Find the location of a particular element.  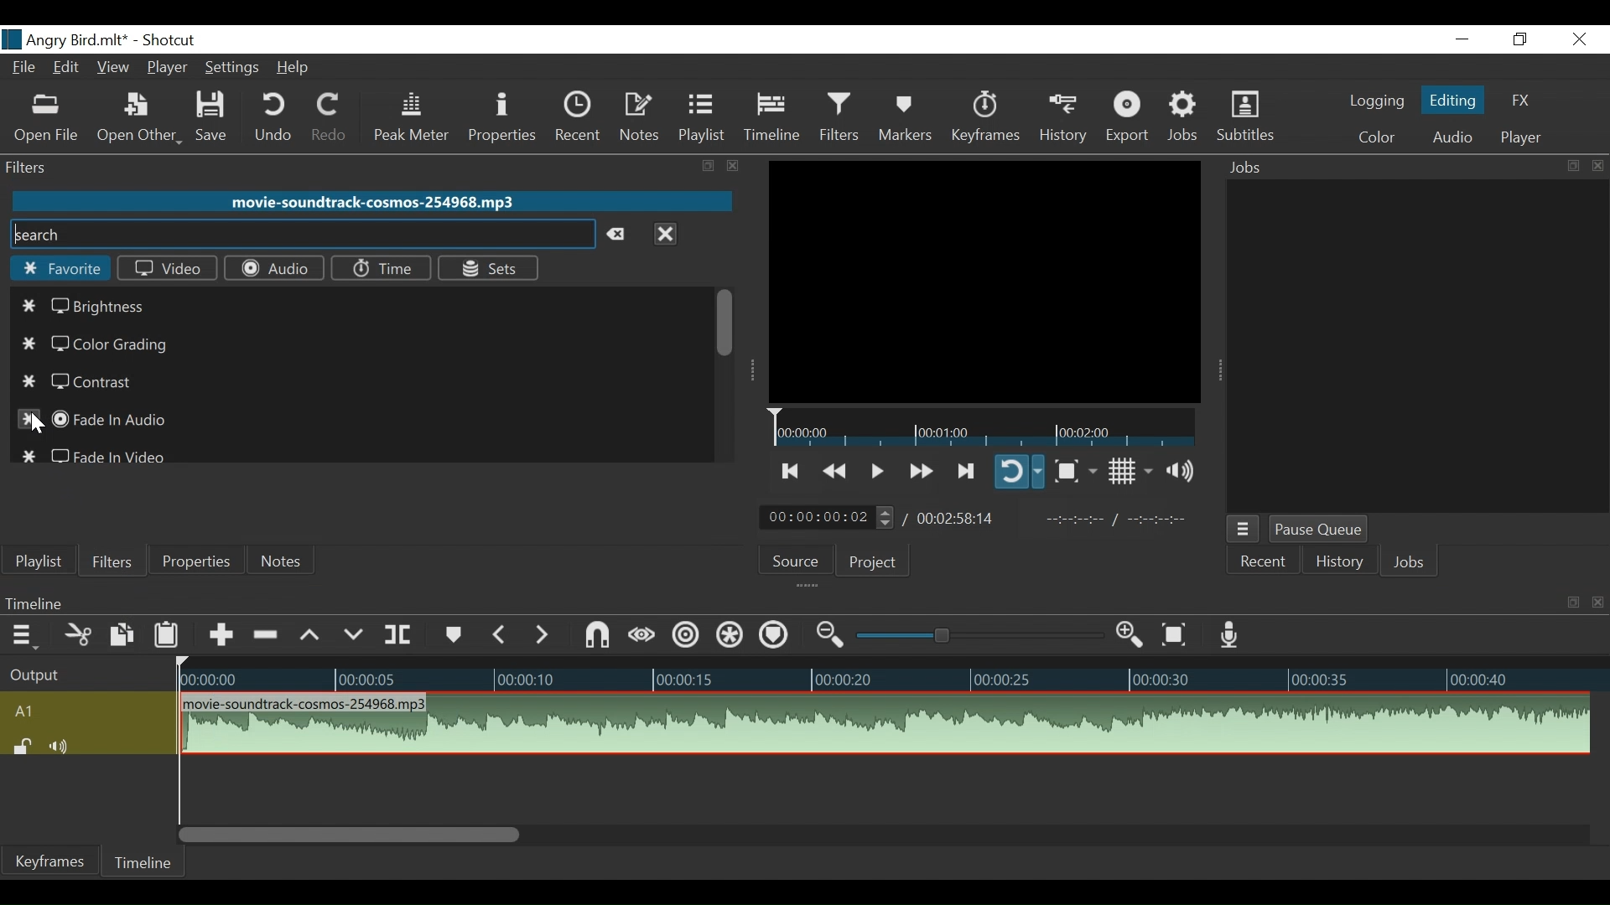

Shotcut is located at coordinates (170, 41).